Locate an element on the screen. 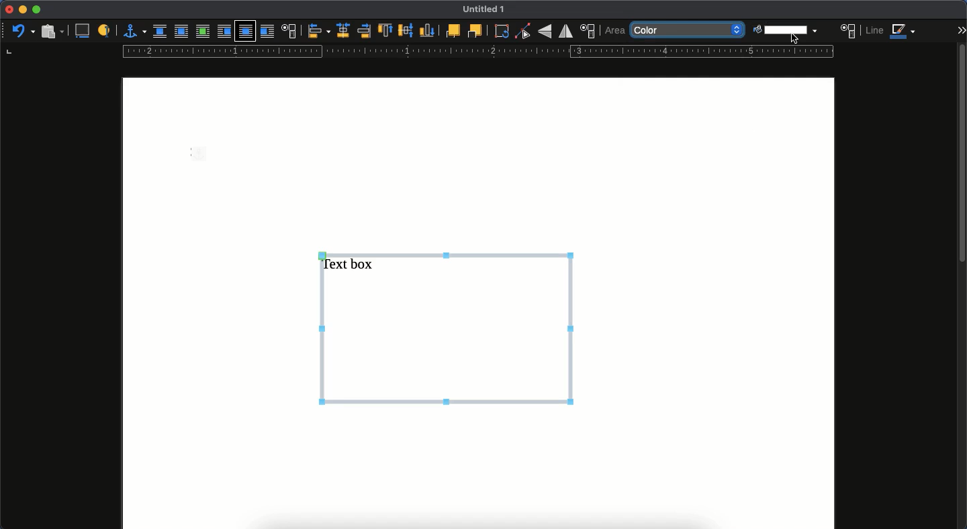 This screenshot has height=529, width=967. minimize is located at coordinates (22, 10).